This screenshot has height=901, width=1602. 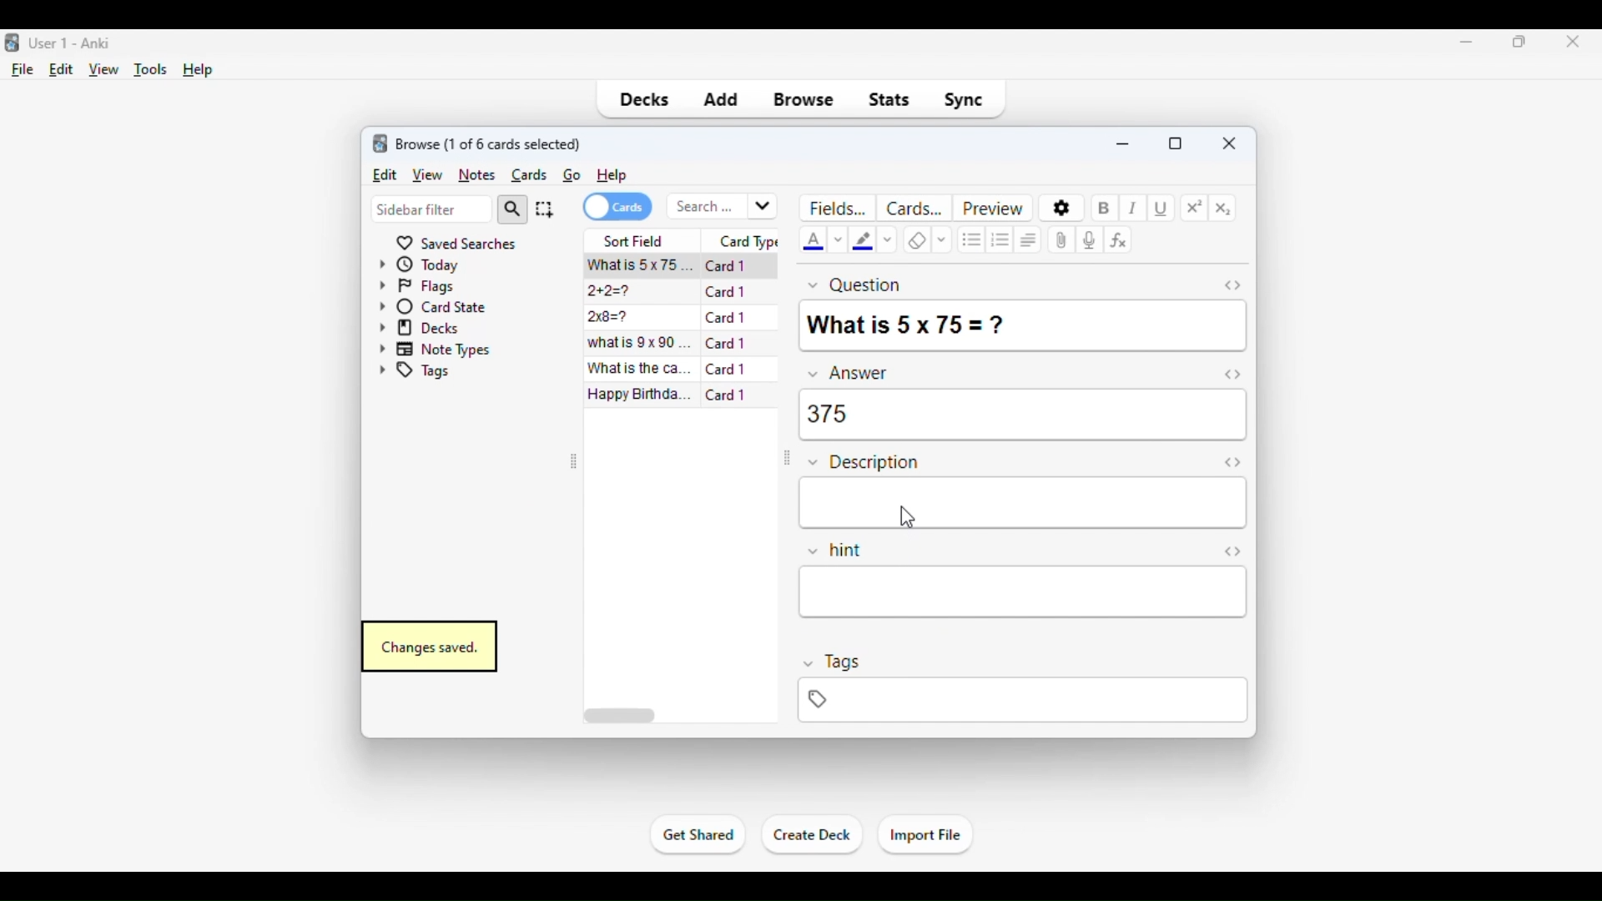 I want to click on close, so click(x=1568, y=43).